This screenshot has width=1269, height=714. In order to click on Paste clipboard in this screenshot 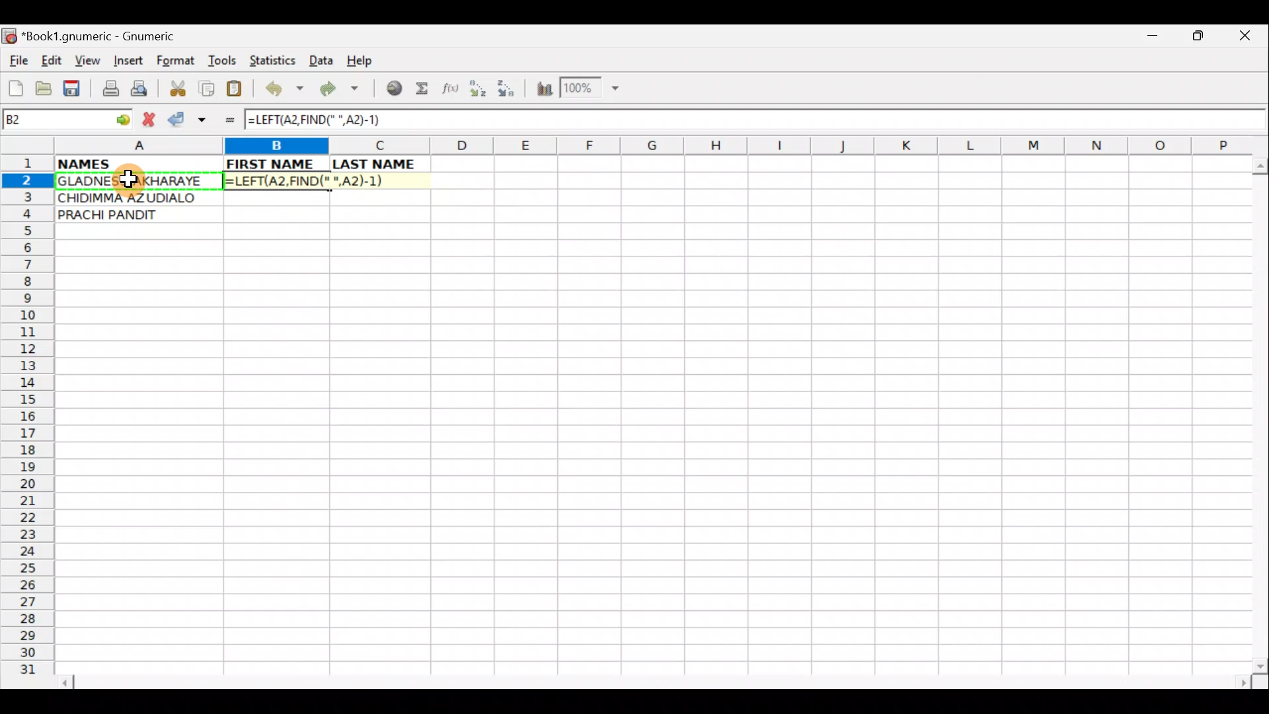, I will do `click(239, 91)`.